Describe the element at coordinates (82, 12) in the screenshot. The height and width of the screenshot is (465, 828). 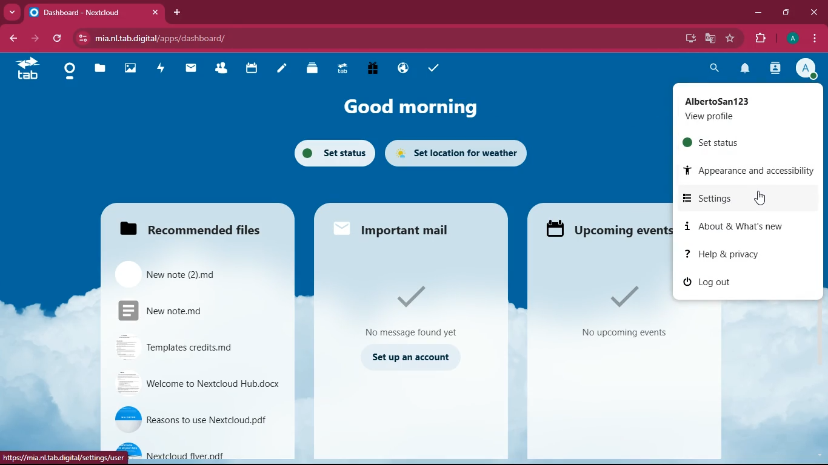
I see `Dashboard - Nextcloud` at that location.